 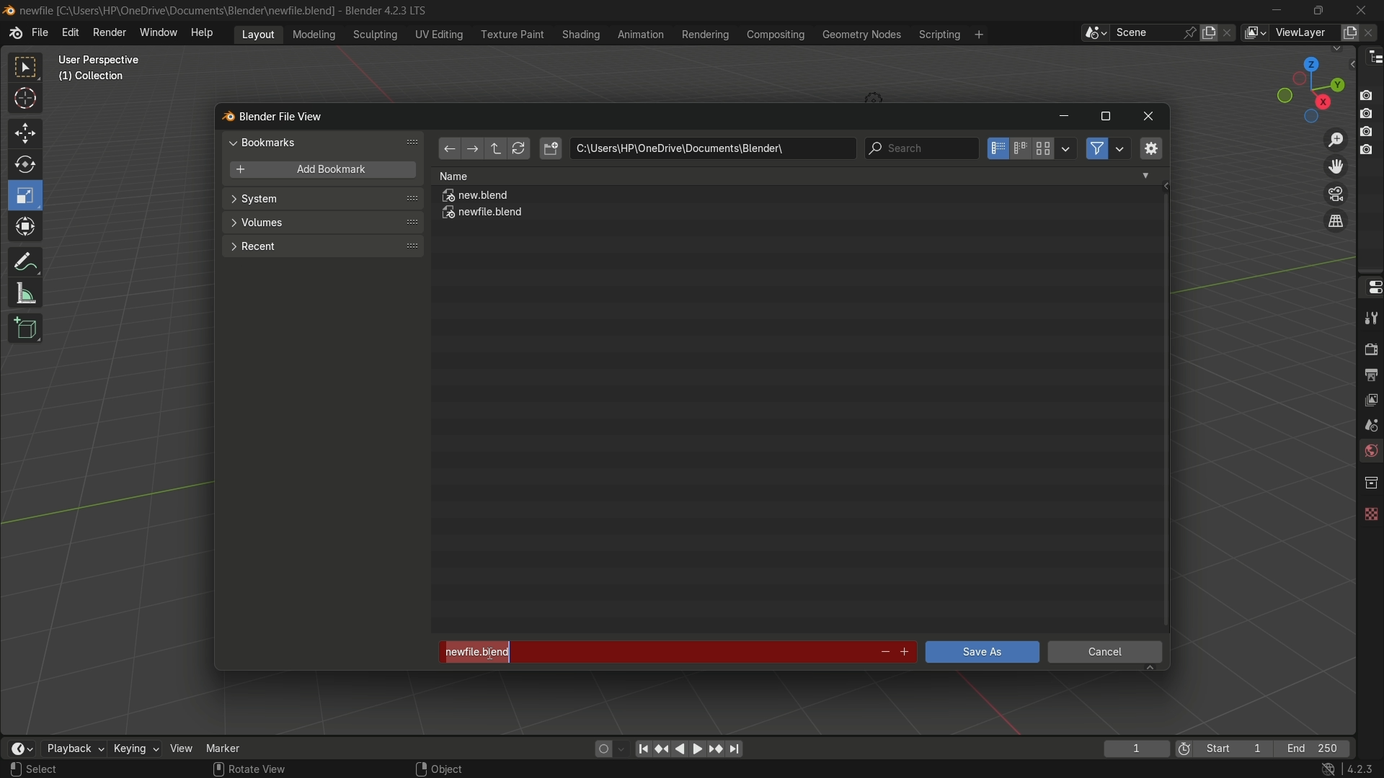 I want to click on Select, so click(x=60, y=769).